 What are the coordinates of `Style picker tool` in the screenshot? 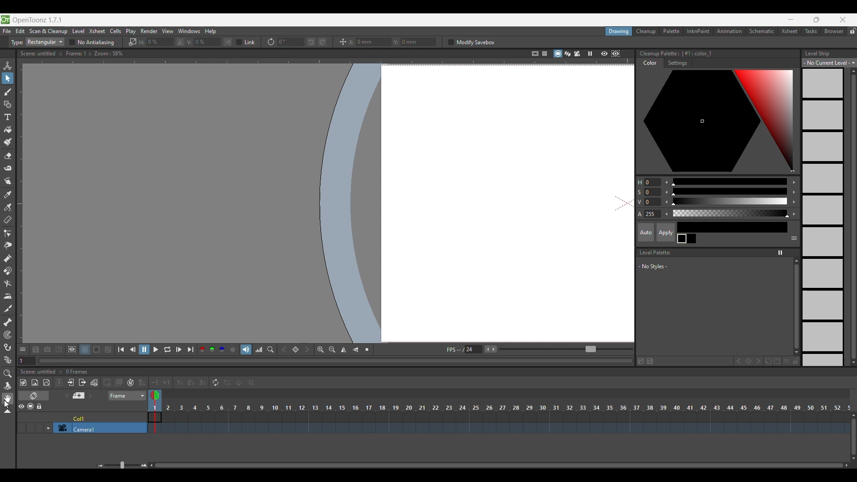 It's located at (8, 195).